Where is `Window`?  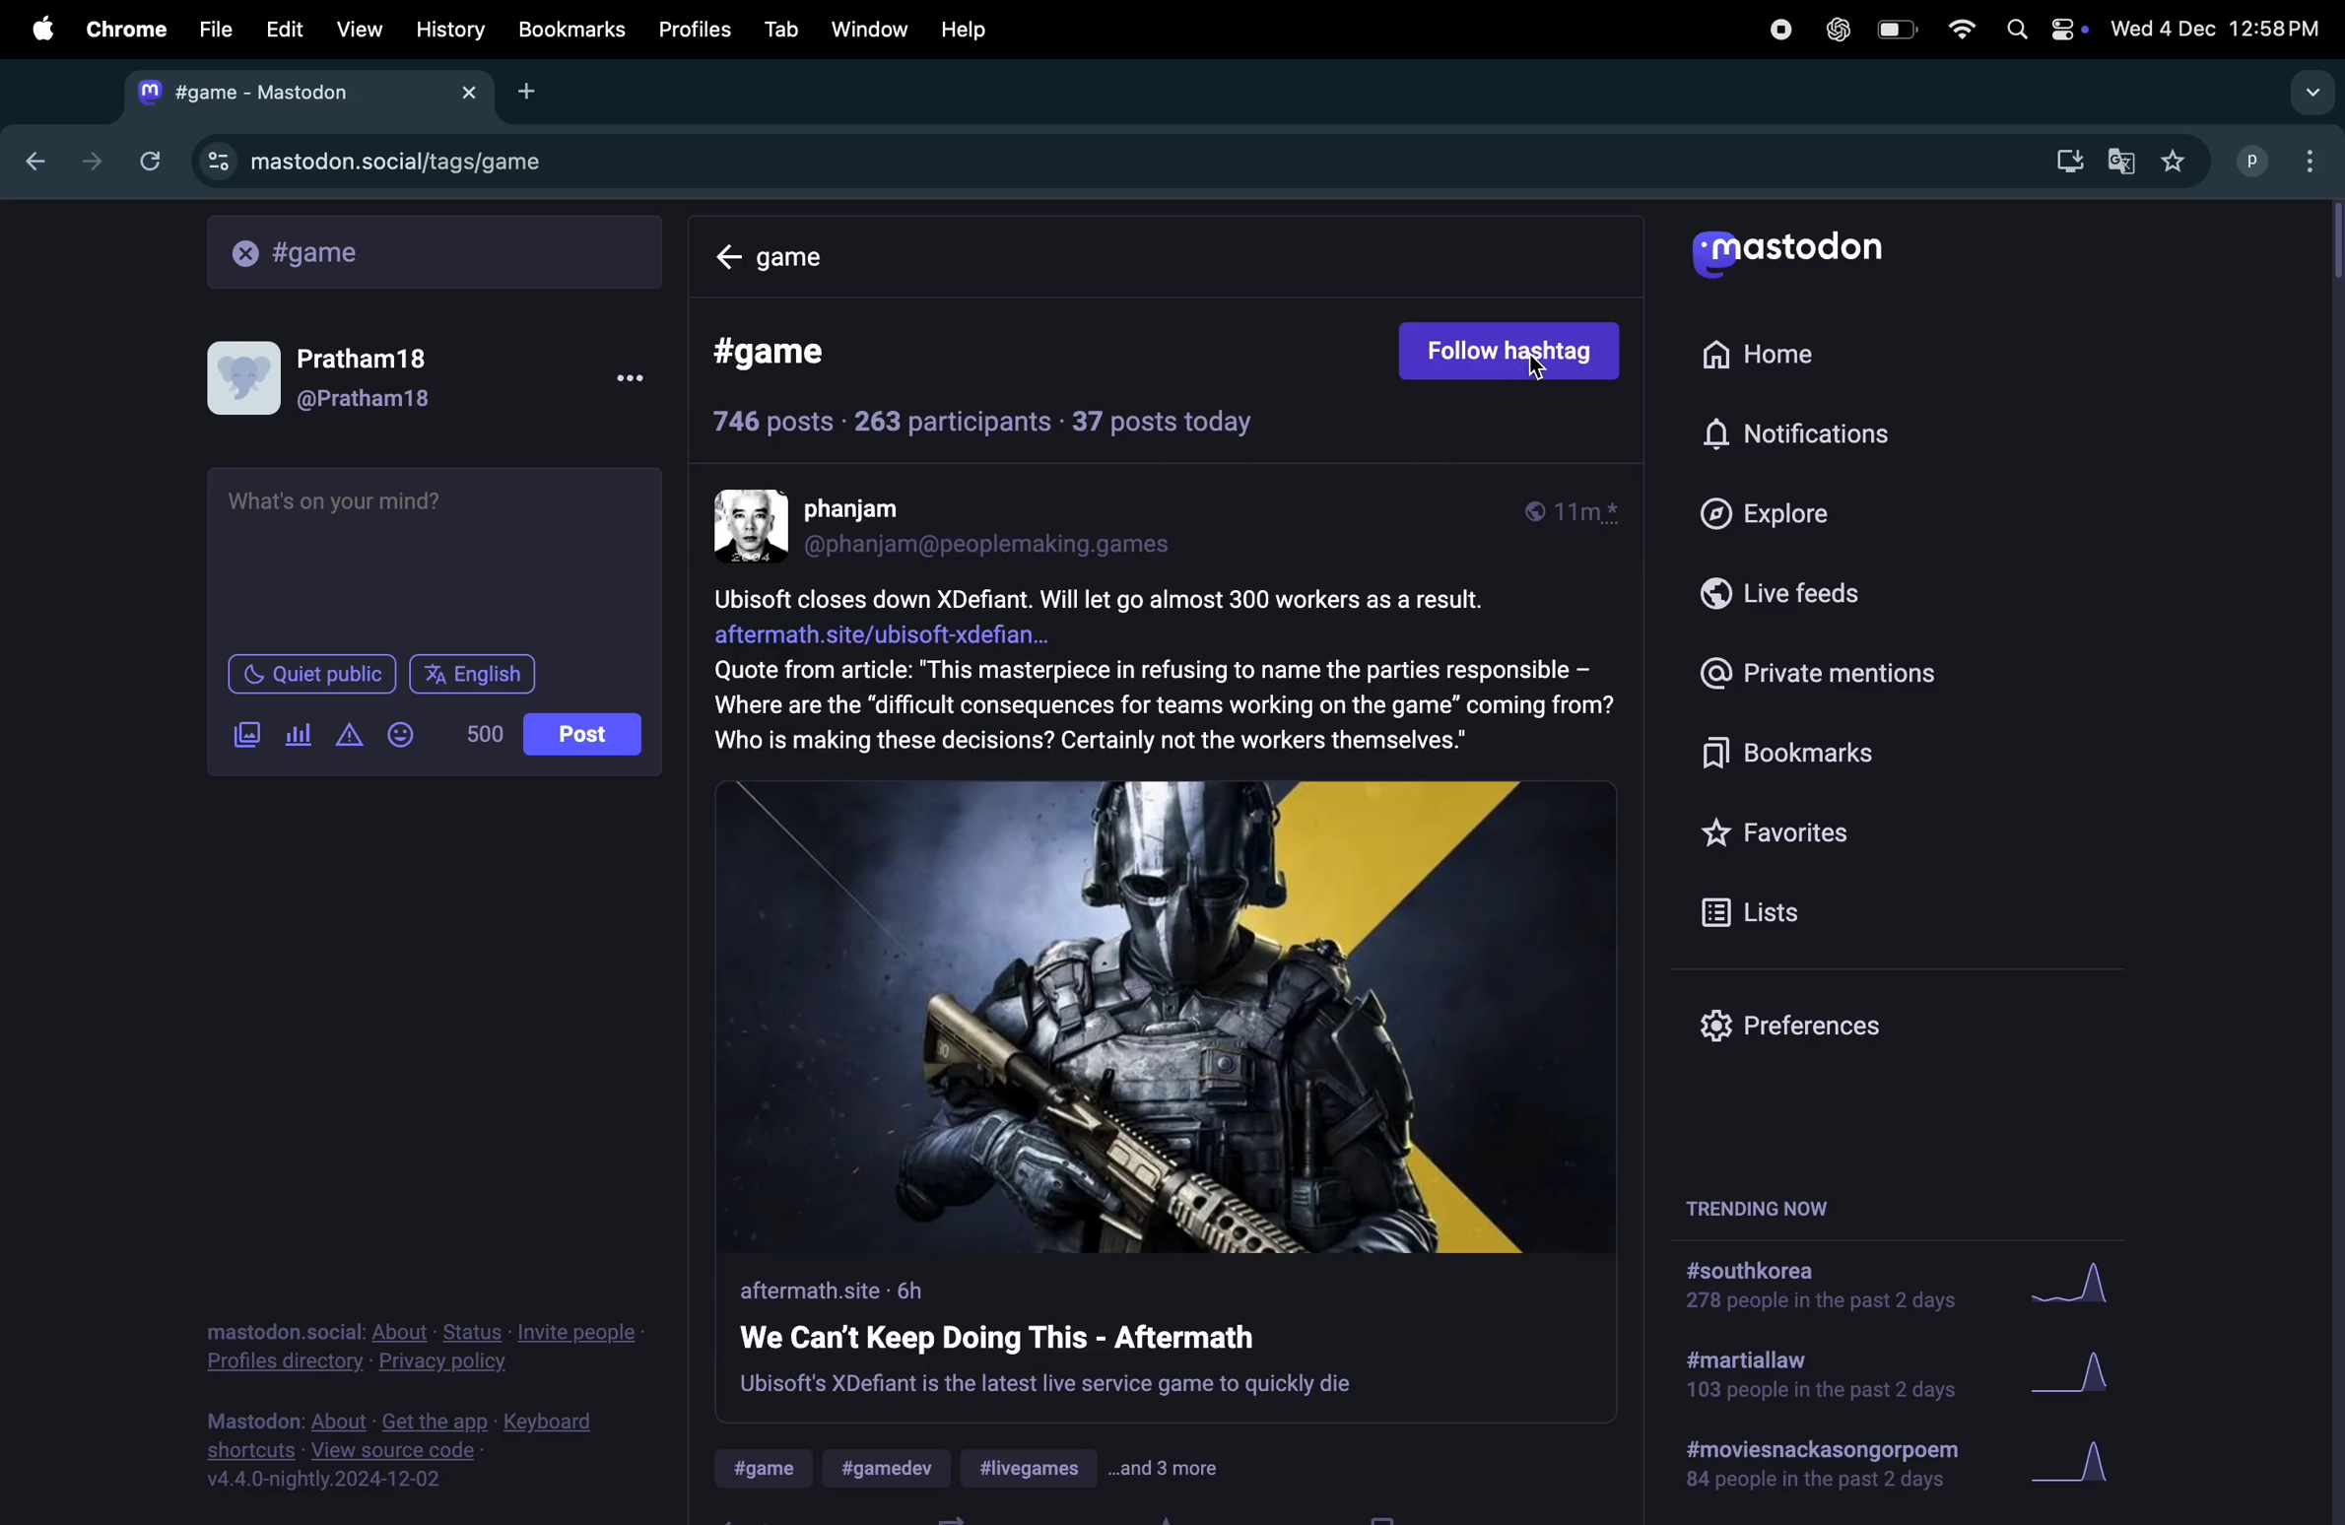
Window is located at coordinates (868, 29).